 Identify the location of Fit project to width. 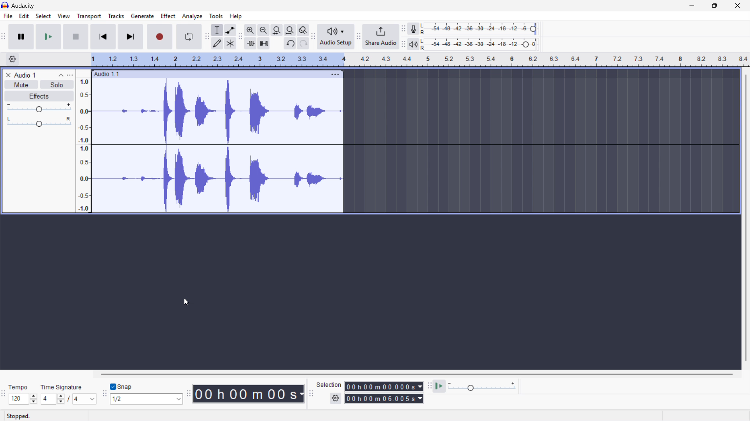
(290, 30).